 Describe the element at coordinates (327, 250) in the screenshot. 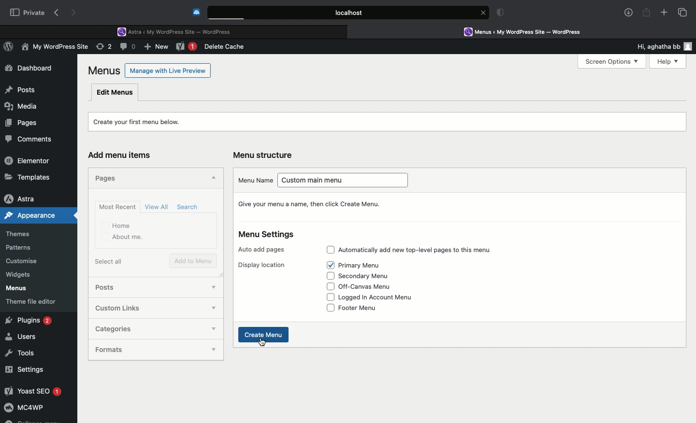

I see `Check box` at that location.